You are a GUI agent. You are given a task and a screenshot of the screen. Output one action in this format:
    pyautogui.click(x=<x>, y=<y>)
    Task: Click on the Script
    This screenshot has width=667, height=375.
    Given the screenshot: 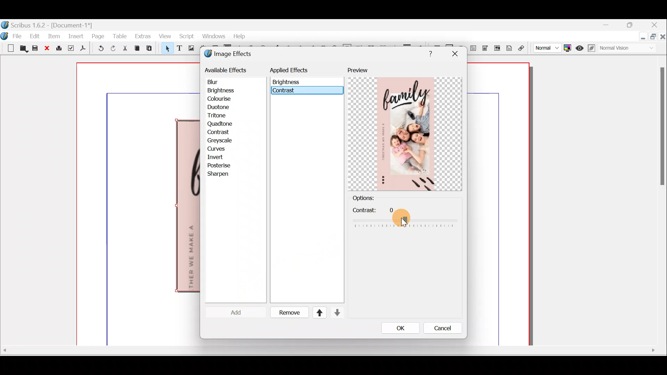 What is the action you would take?
    pyautogui.click(x=186, y=37)
    